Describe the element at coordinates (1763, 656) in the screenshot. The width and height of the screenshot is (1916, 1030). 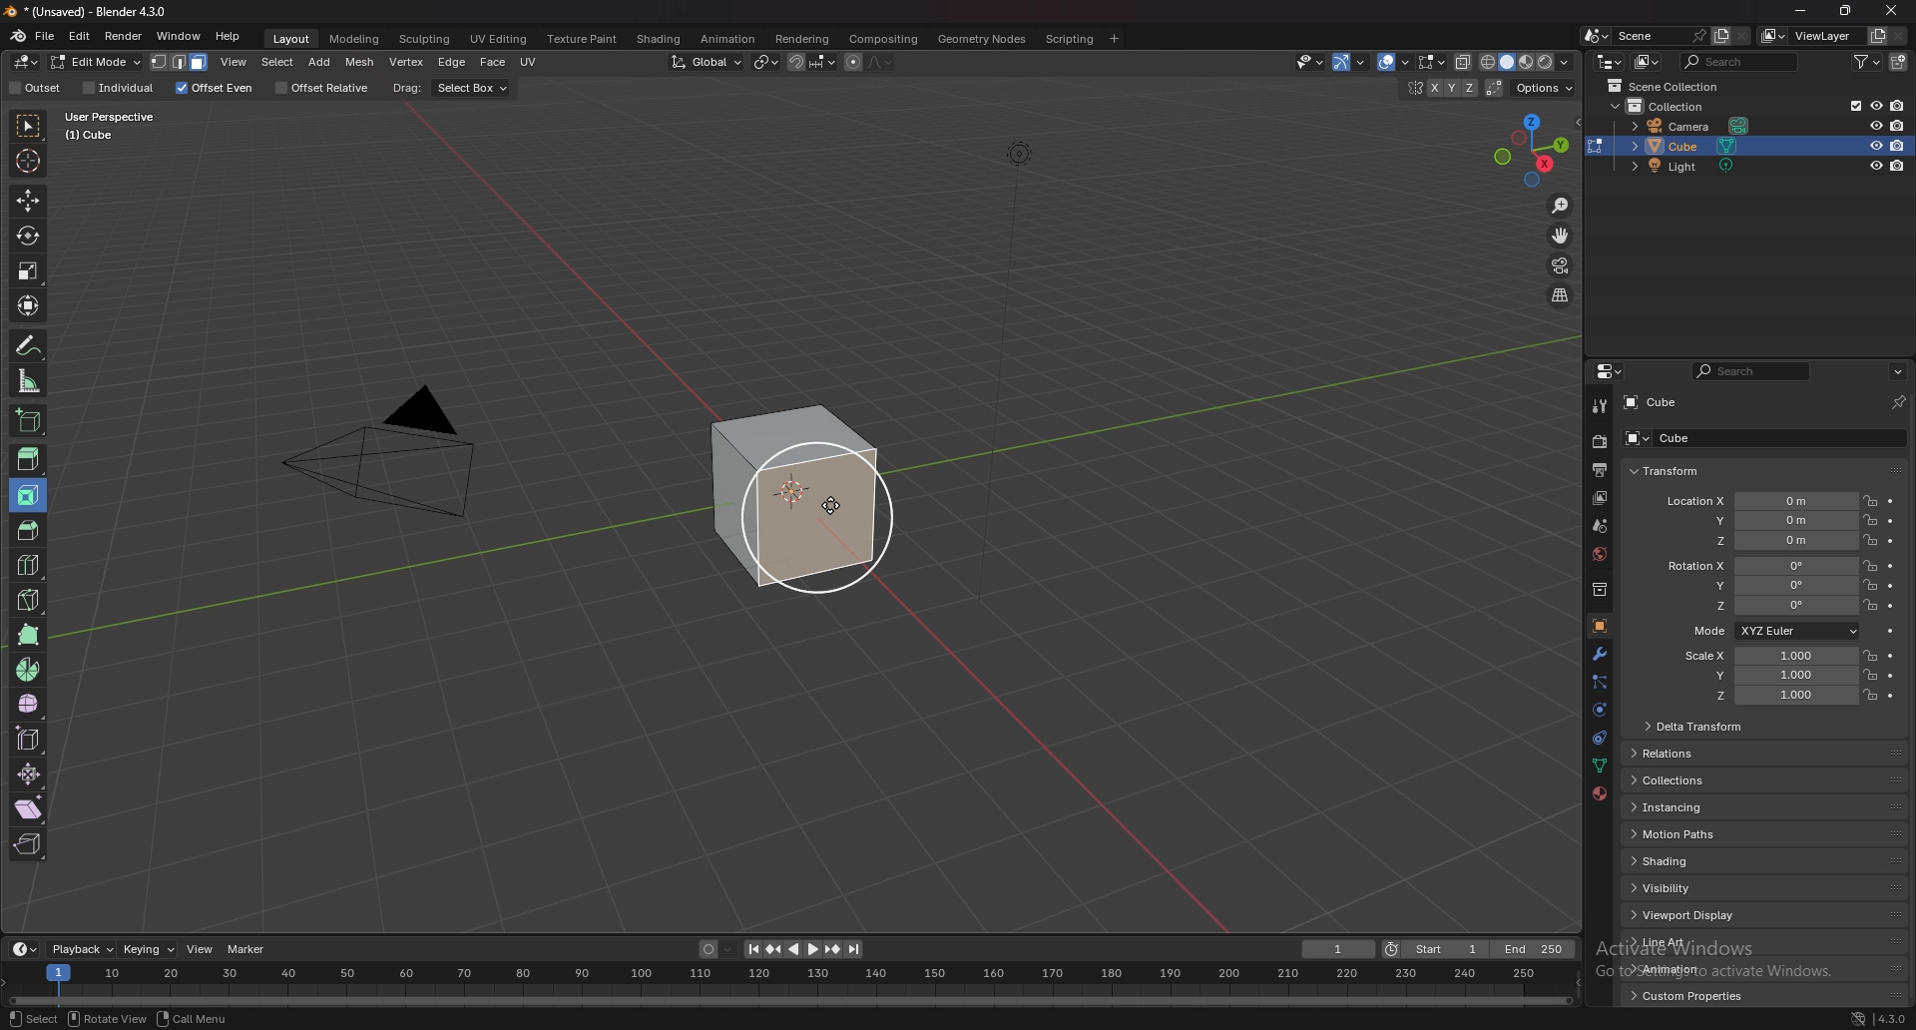
I see `scale x` at that location.